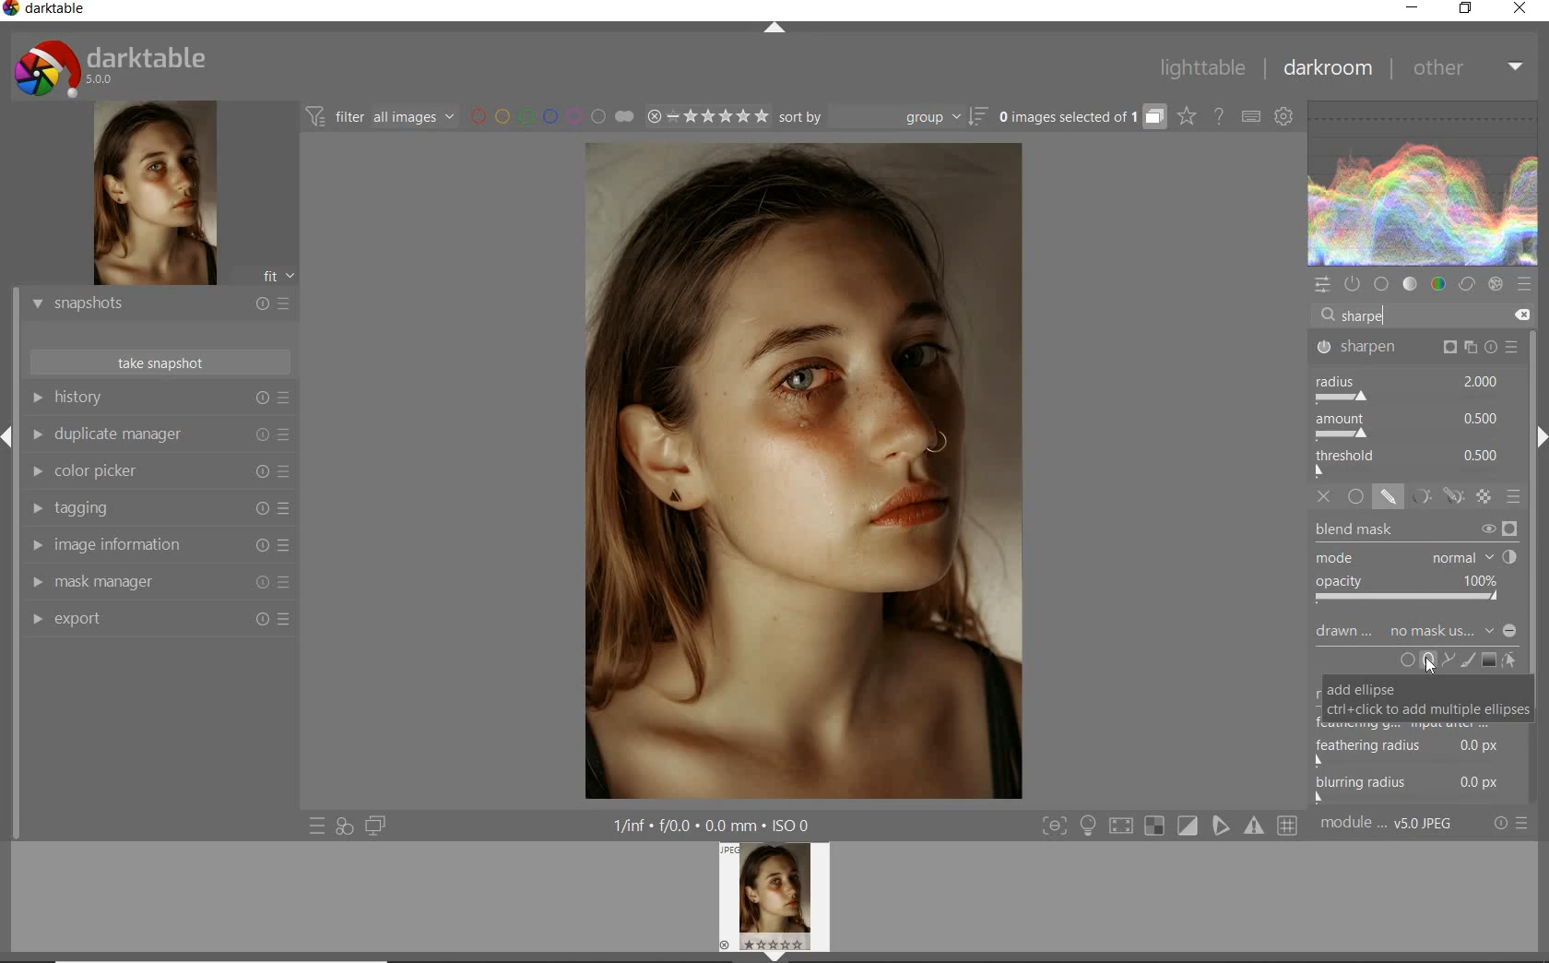 This screenshot has height=963, width=1549. Describe the element at coordinates (1466, 8) in the screenshot. I see `restore` at that location.